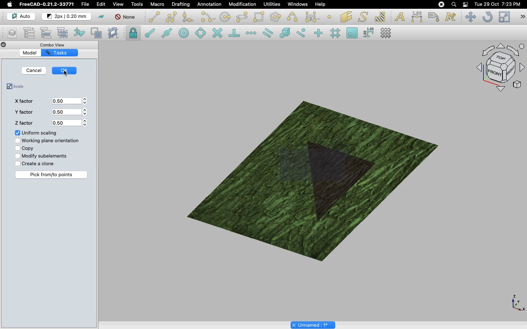 Image resolution: width=527 pixels, height=329 pixels. Describe the element at coordinates (240, 4) in the screenshot. I see `Modification` at that location.